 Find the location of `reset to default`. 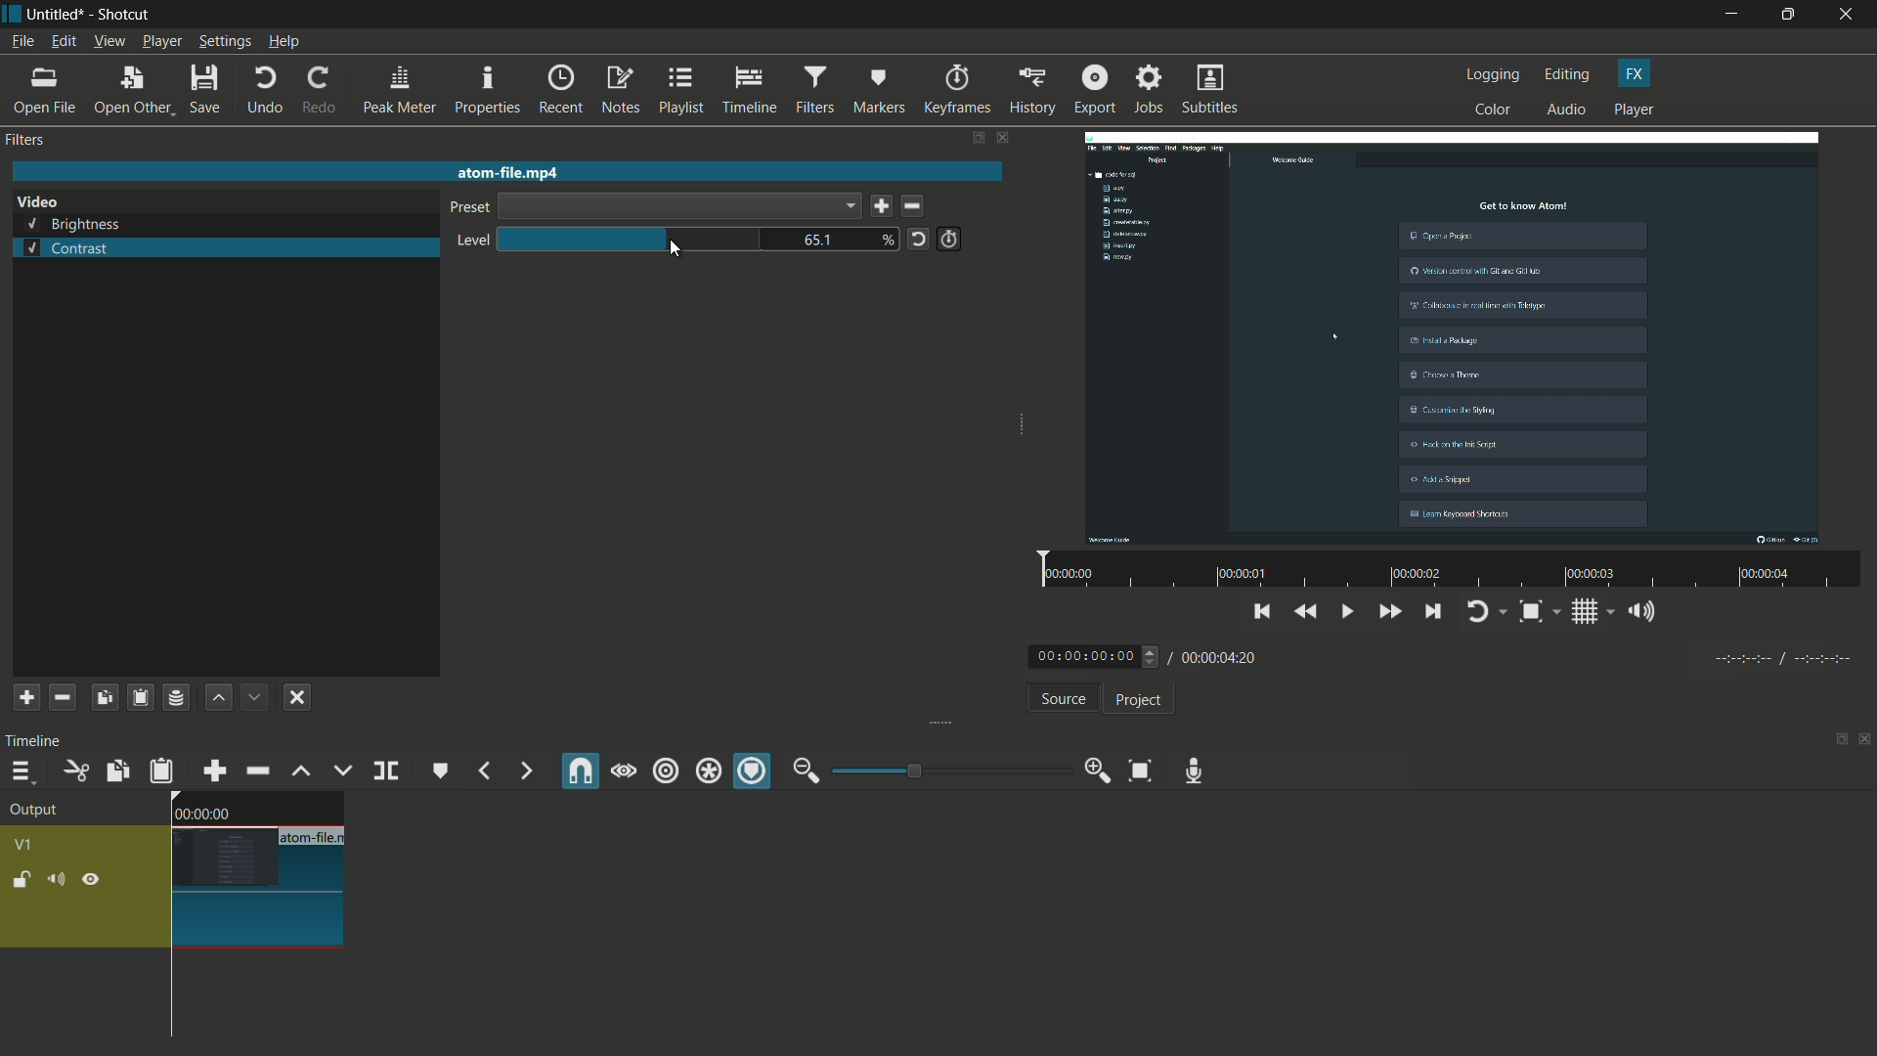

reset to default is located at coordinates (918, 238).